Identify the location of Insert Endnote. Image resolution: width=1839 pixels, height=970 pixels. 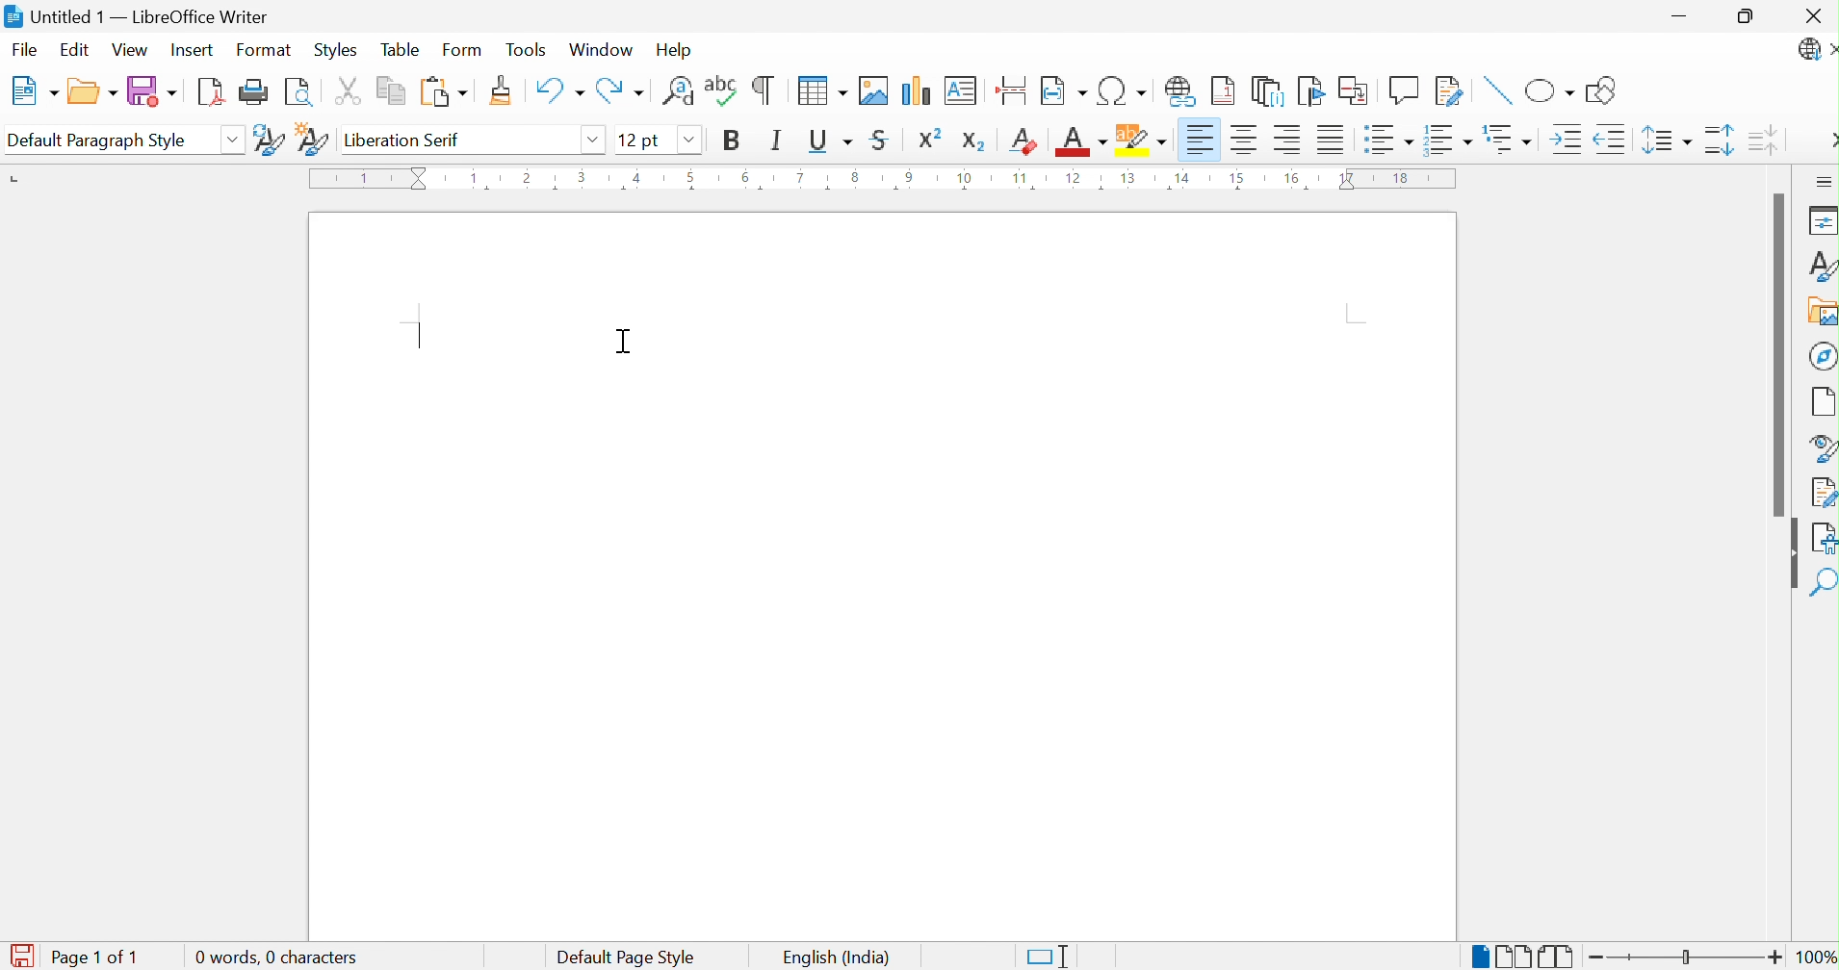
(1267, 93).